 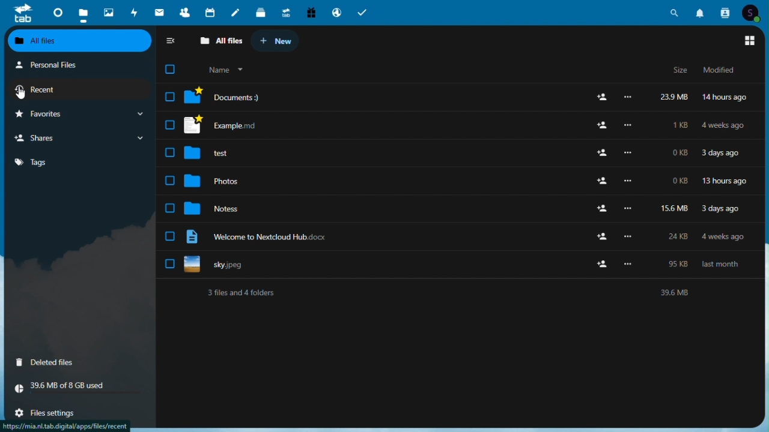 I want to click on files, so click(x=83, y=12).